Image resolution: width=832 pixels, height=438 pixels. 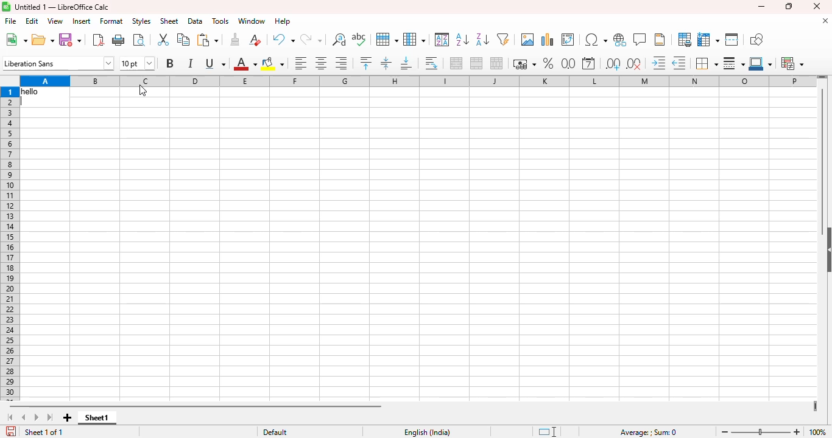 What do you see at coordinates (6, 7) in the screenshot?
I see `logo` at bounding box center [6, 7].